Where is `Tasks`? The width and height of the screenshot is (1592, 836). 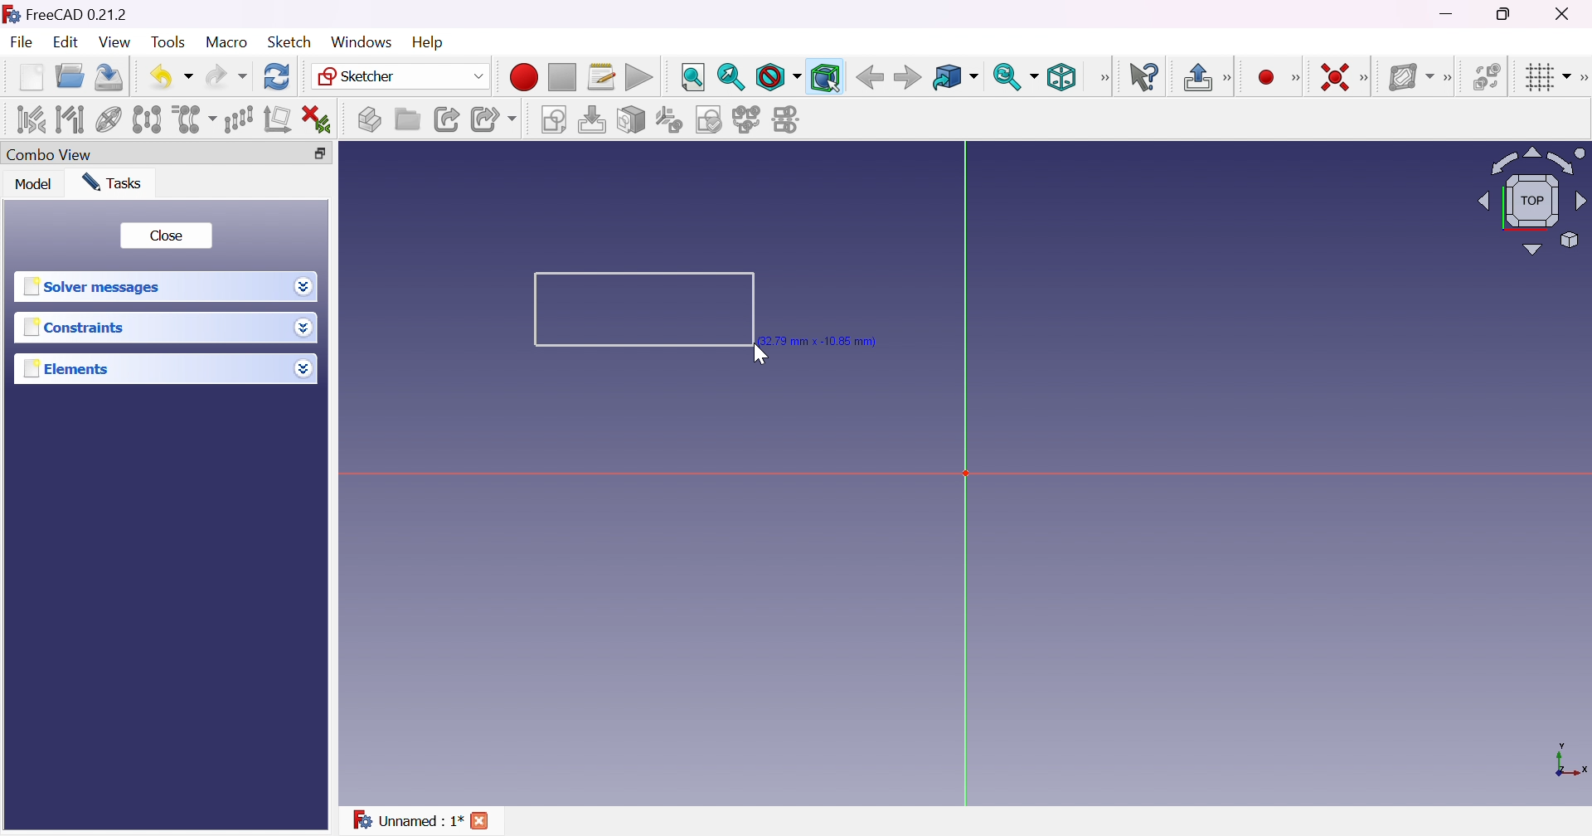
Tasks is located at coordinates (112, 182).